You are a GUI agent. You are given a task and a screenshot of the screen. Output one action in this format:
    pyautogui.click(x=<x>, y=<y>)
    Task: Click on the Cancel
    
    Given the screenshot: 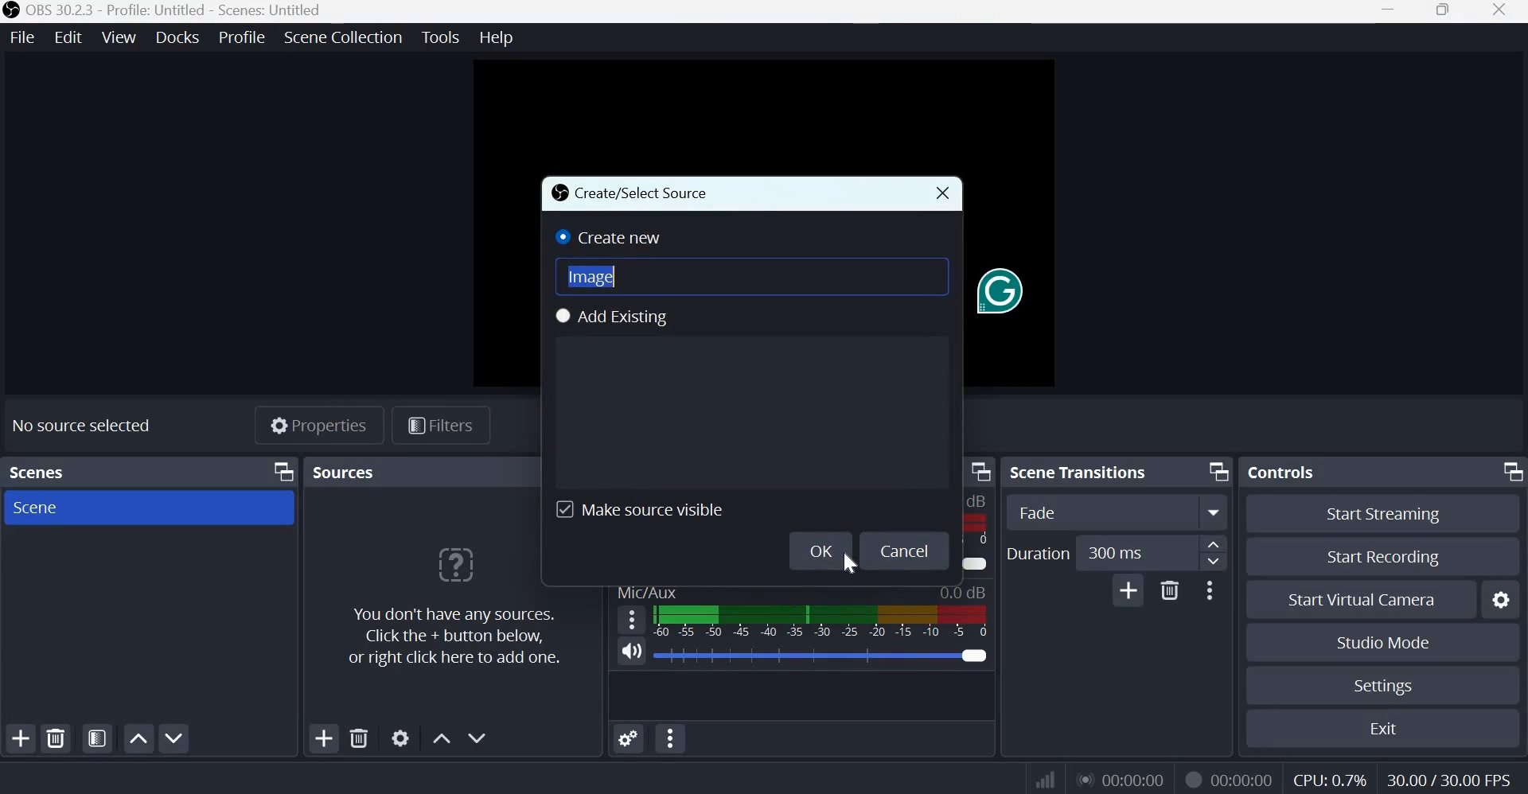 What is the action you would take?
    pyautogui.click(x=908, y=551)
    